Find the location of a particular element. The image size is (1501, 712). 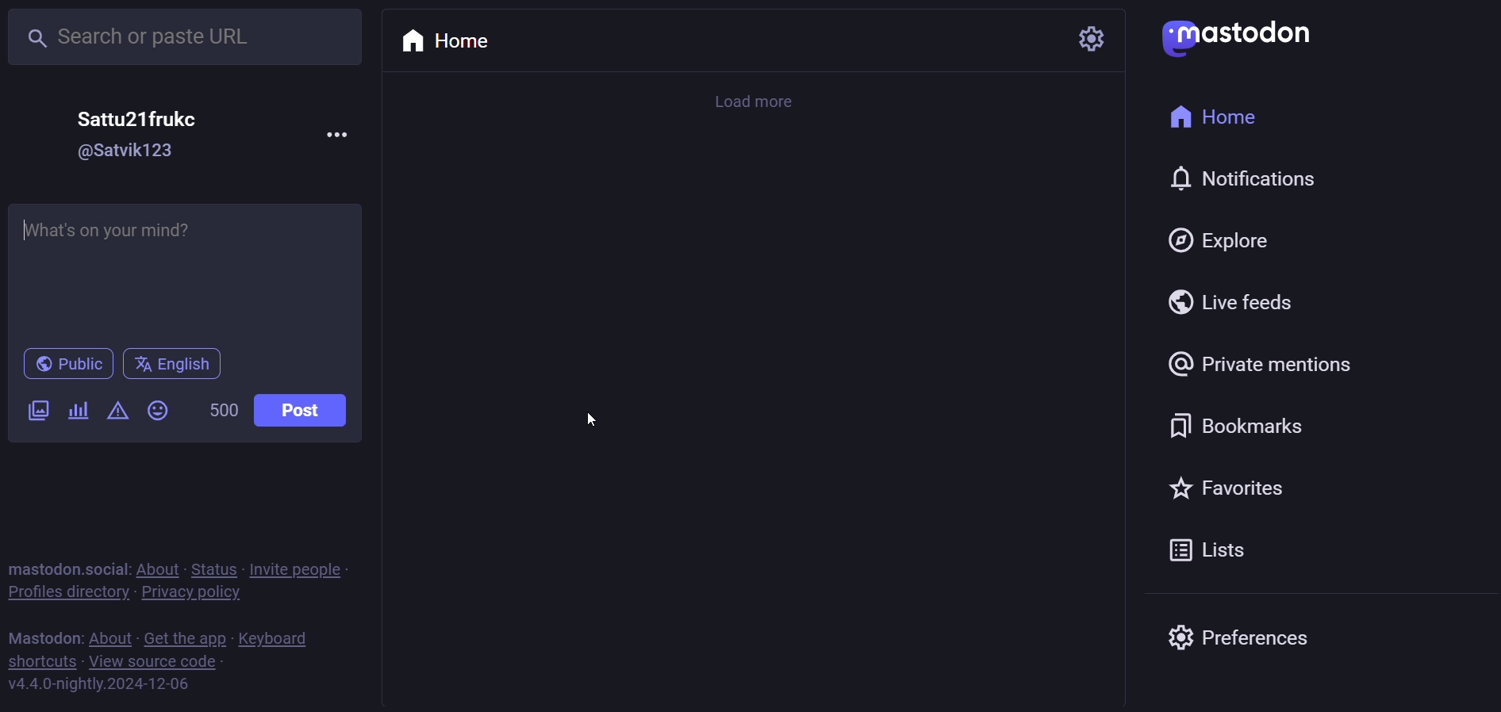

post is located at coordinates (303, 409).